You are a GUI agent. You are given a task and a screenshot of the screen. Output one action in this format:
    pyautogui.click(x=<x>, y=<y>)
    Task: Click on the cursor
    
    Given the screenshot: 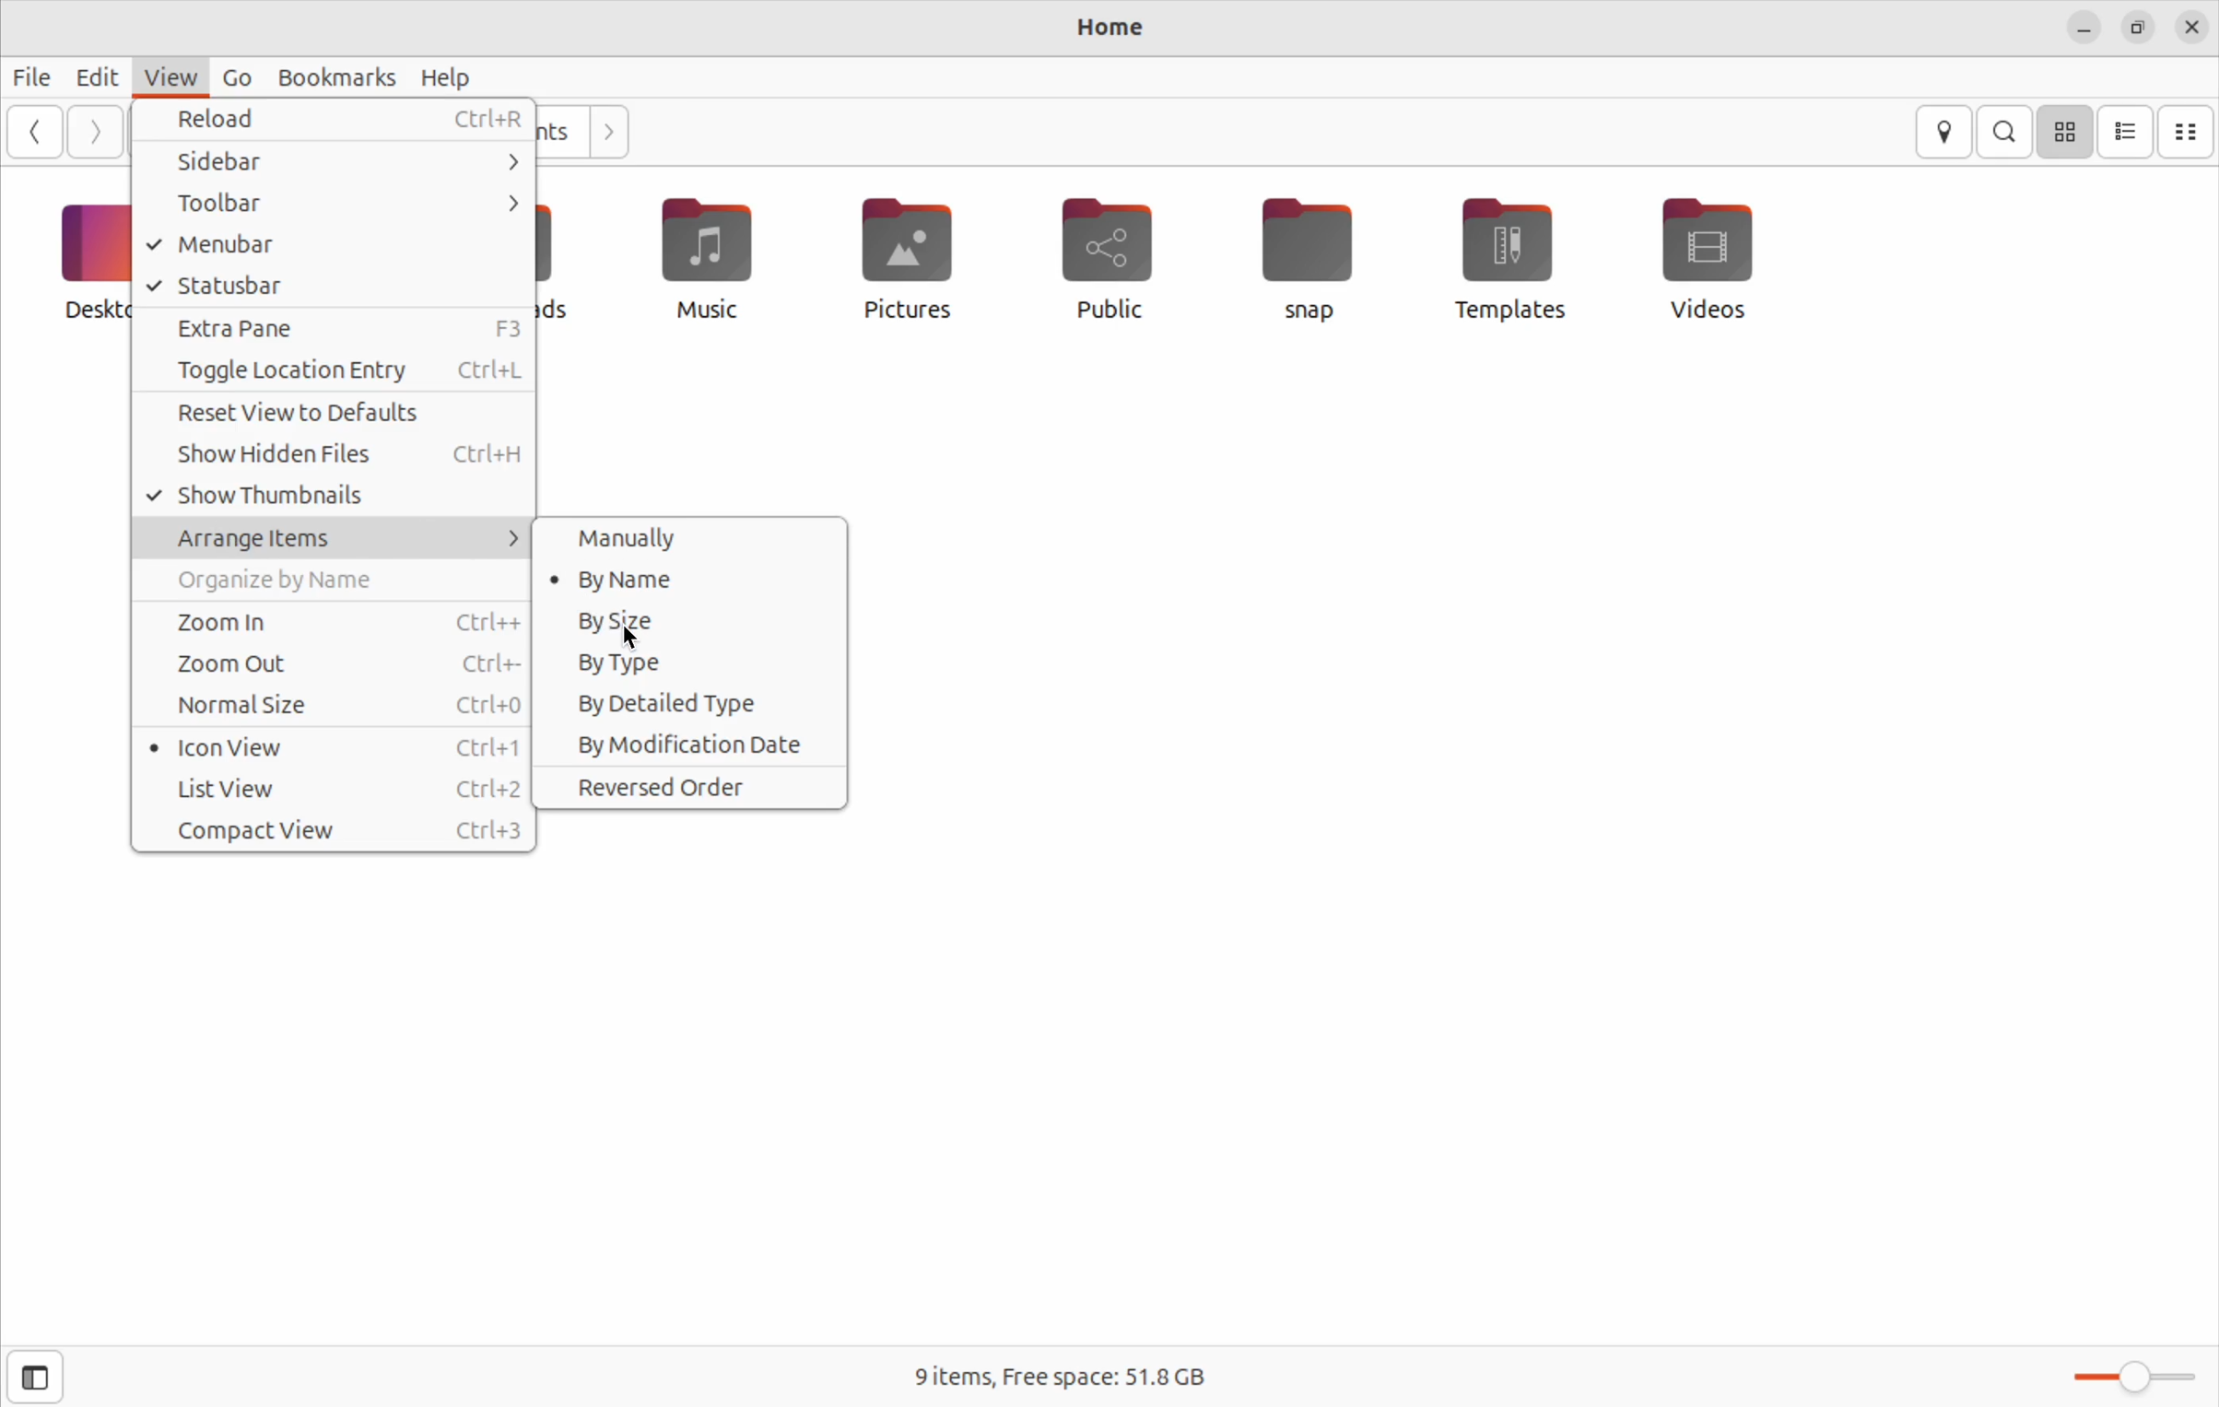 What is the action you would take?
    pyautogui.click(x=640, y=641)
    